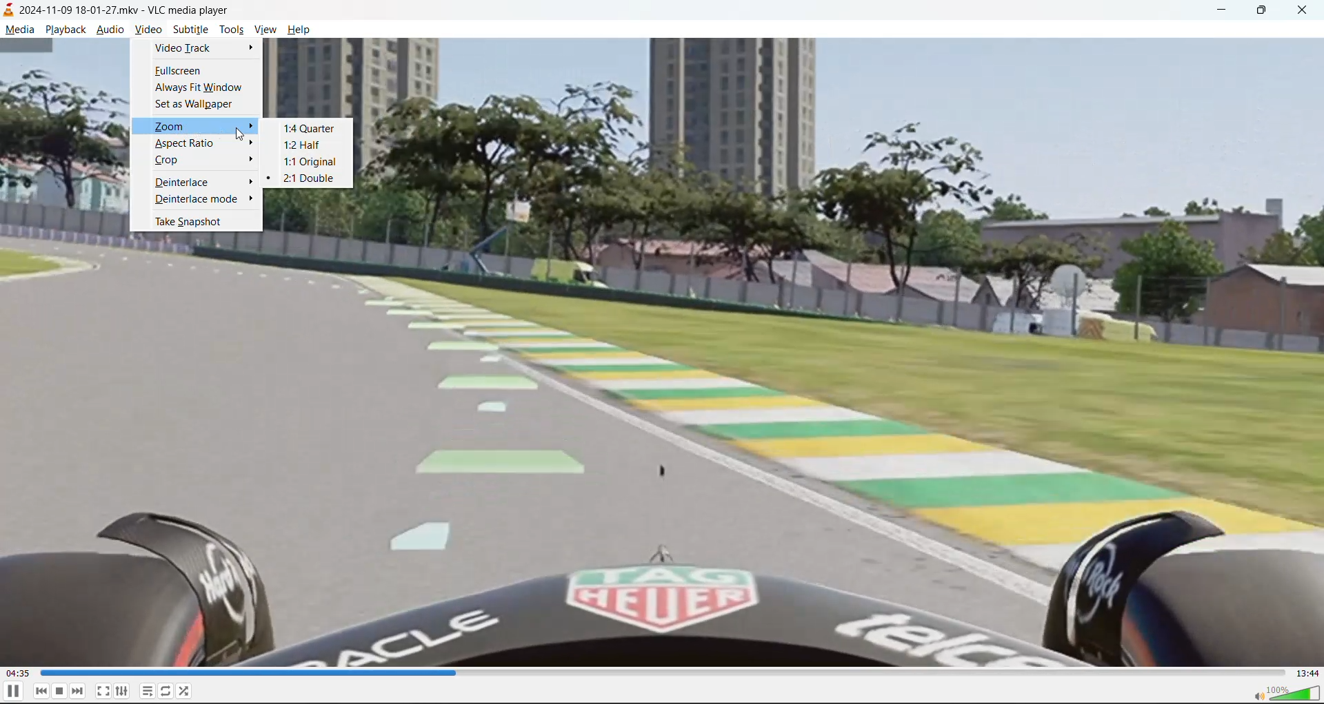  What do you see at coordinates (302, 32) in the screenshot?
I see `help` at bounding box center [302, 32].